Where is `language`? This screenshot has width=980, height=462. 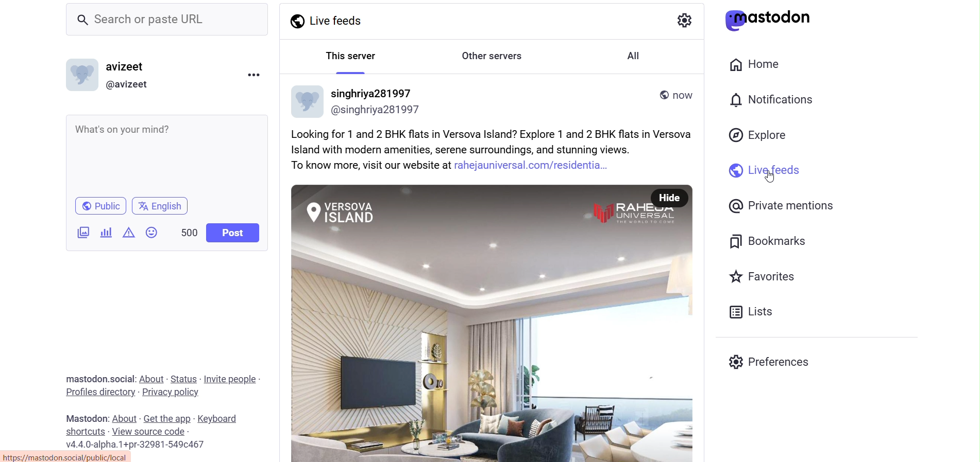
language is located at coordinates (160, 206).